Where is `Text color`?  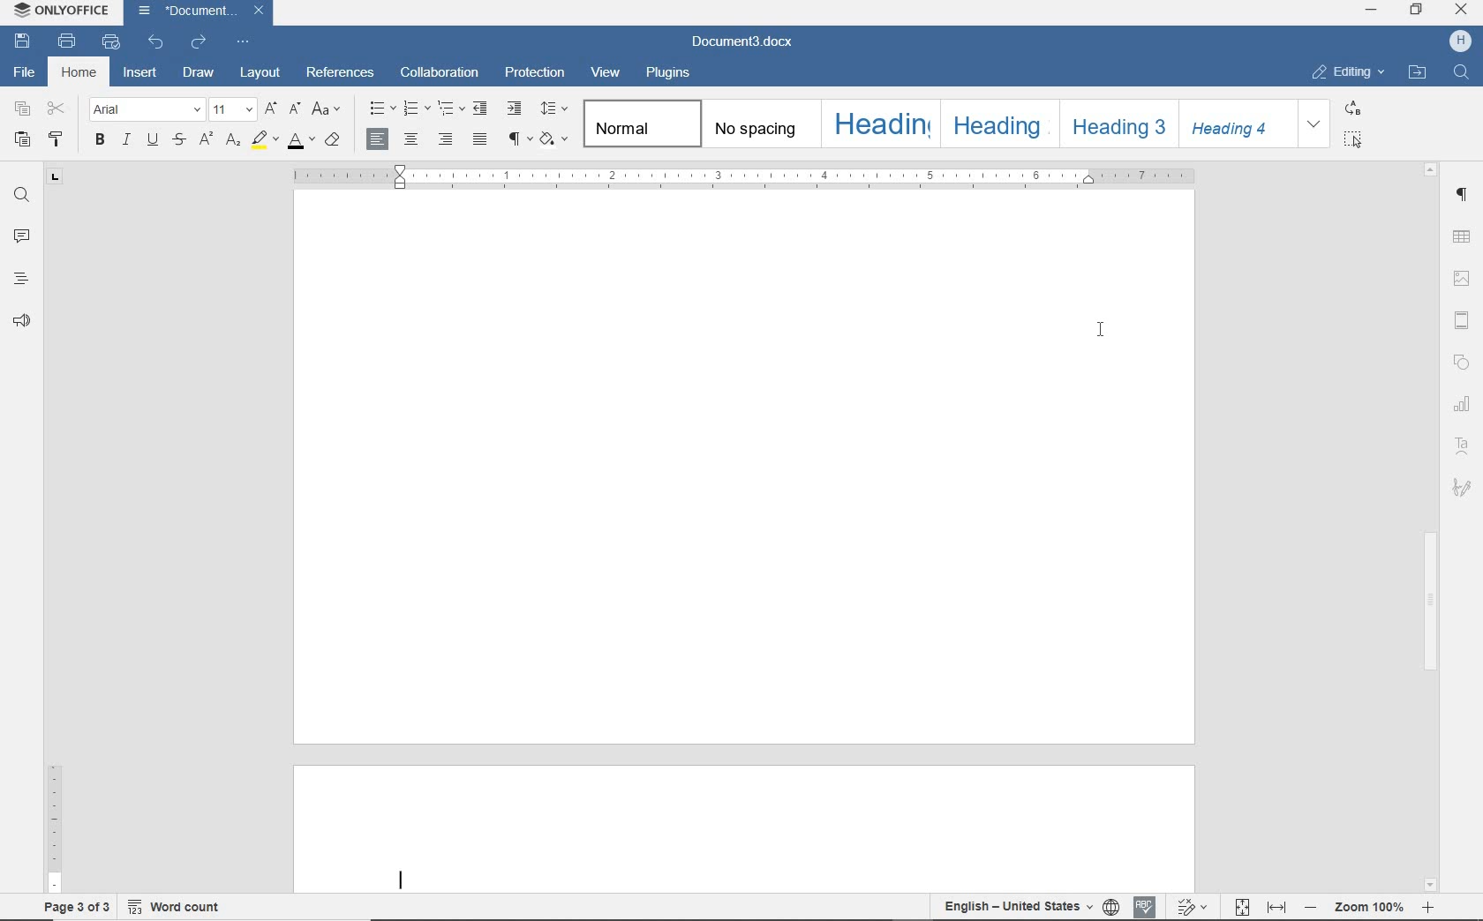 Text color is located at coordinates (300, 142).